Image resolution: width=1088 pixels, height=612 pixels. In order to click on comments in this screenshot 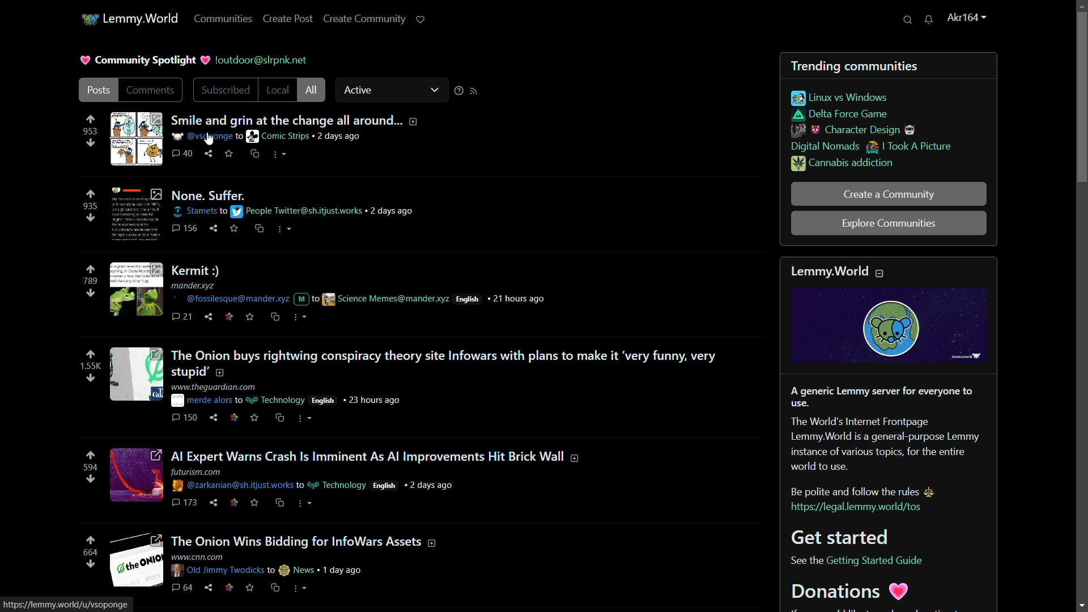, I will do `click(183, 417)`.